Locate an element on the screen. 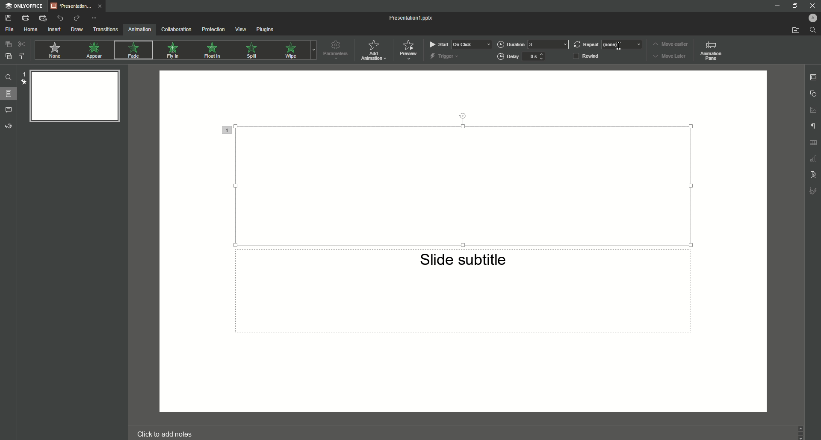 The height and width of the screenshot is (440, 821). More Options is located at coordinates (95, 18).